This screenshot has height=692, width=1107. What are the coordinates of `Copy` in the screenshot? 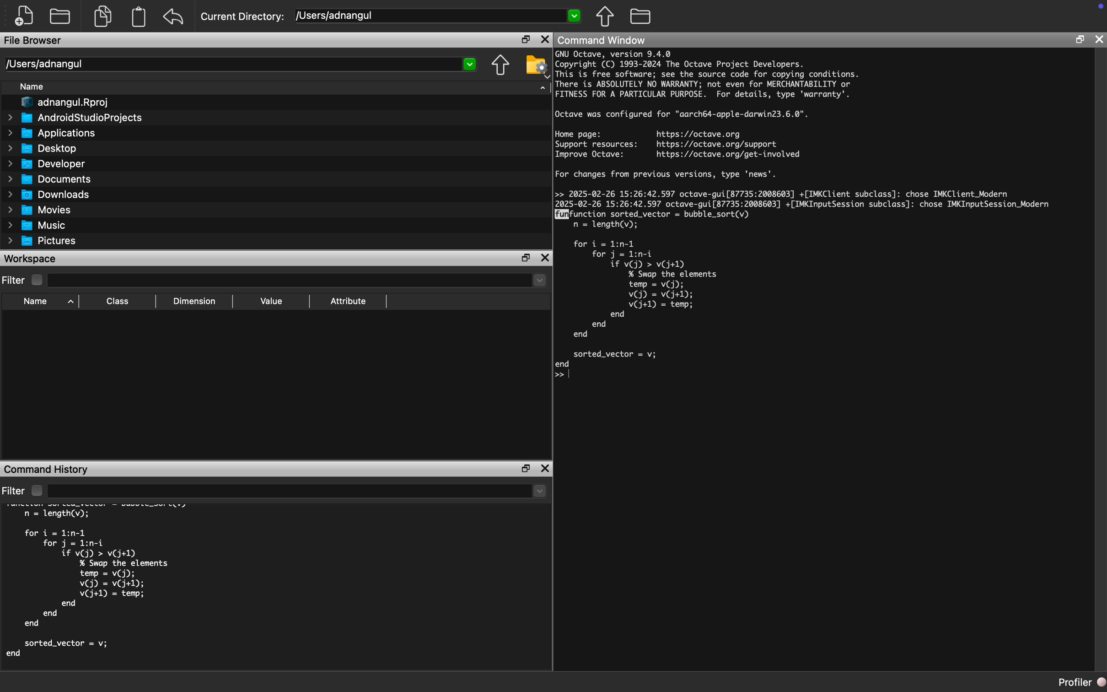 It's located at (108, 16).